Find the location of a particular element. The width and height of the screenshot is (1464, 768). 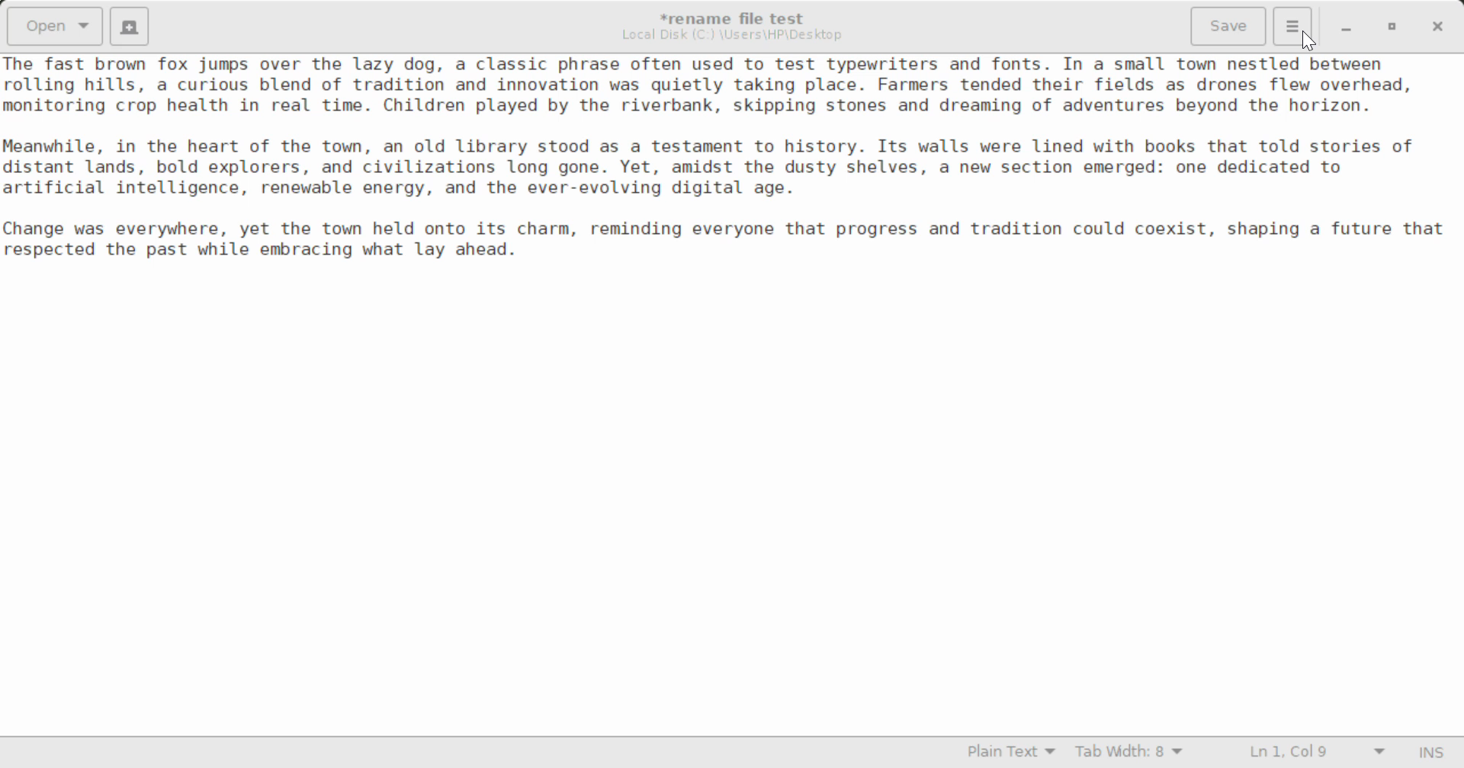

Line and Character Count is located at coordinates (1314, 754).